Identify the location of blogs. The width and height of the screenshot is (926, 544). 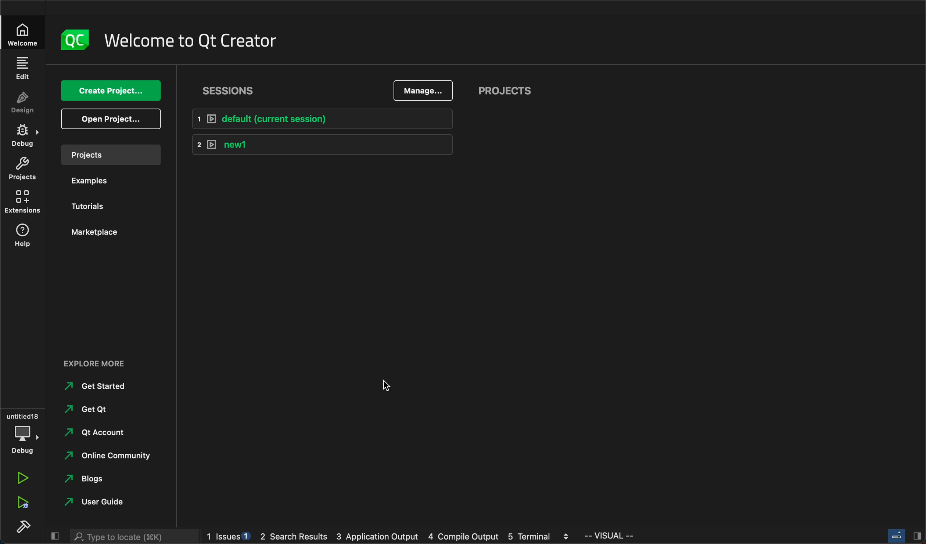
(95, 480).